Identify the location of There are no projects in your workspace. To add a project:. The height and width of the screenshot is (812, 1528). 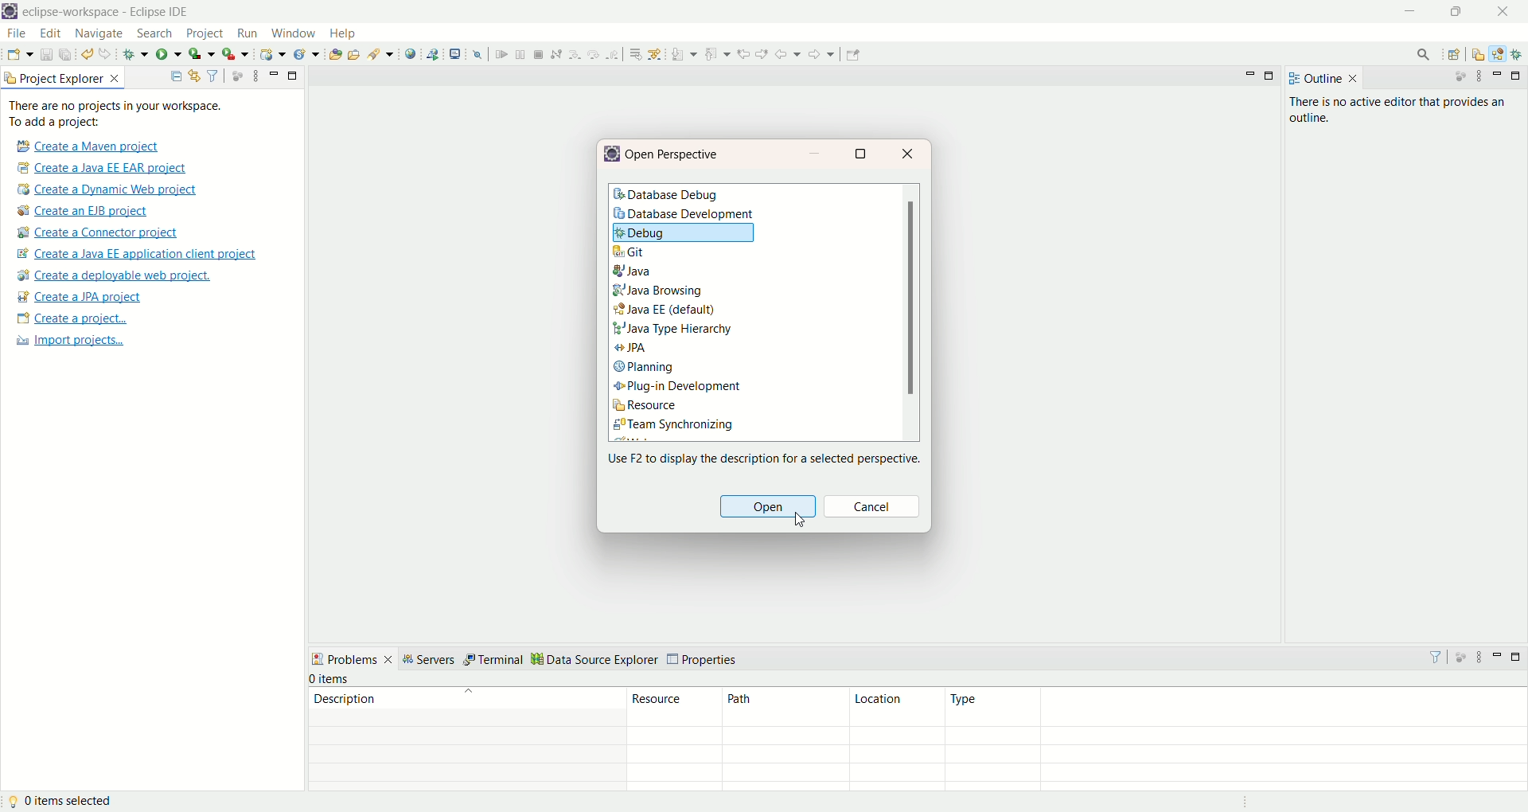
(118, 112).